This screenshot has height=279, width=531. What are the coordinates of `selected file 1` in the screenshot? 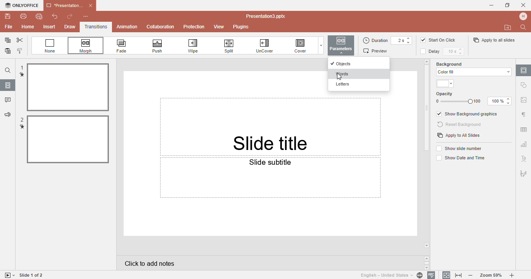 It's located at (68, 87).